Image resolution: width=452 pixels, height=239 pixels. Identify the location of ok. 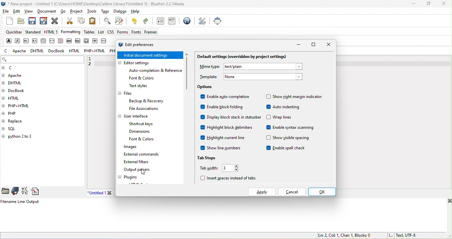
(322, 192).